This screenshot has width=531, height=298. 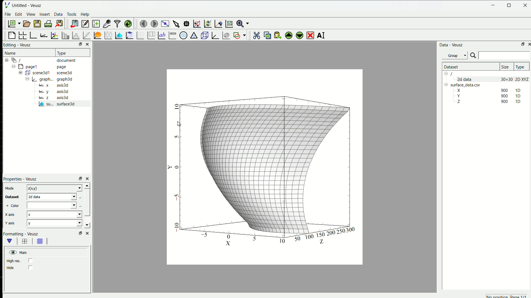 I want to click on add a shape to the plot, so click(x=240, y=35).